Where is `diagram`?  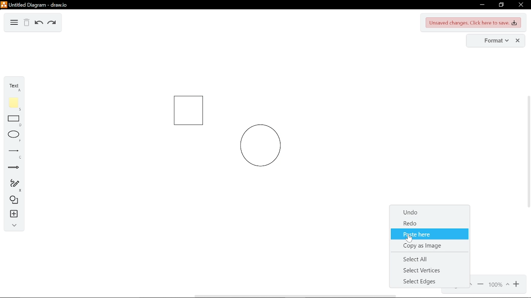
diagram is located at coordinates (14, 23).